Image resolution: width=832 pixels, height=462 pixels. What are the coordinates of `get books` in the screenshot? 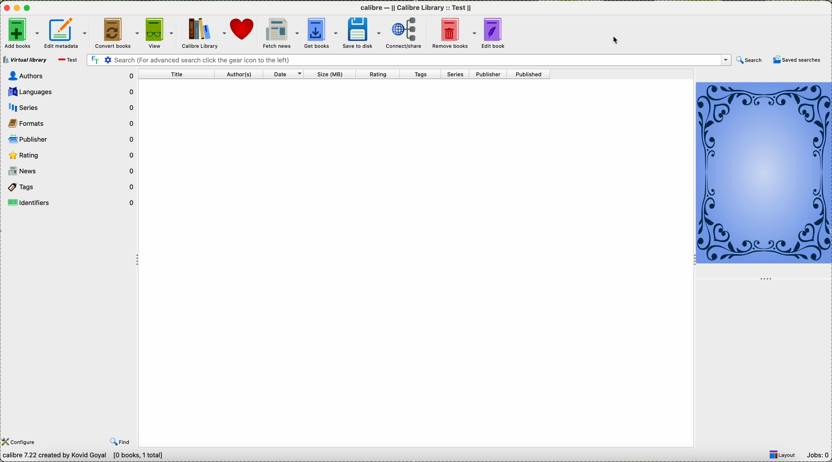 It's located at (322, 34).